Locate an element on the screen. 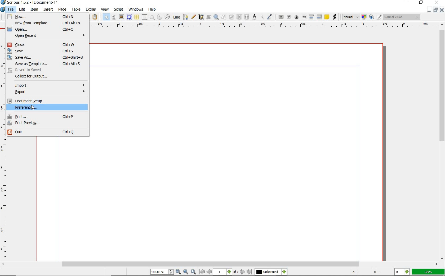  unlink text frames is located at coordinates (246, 17).